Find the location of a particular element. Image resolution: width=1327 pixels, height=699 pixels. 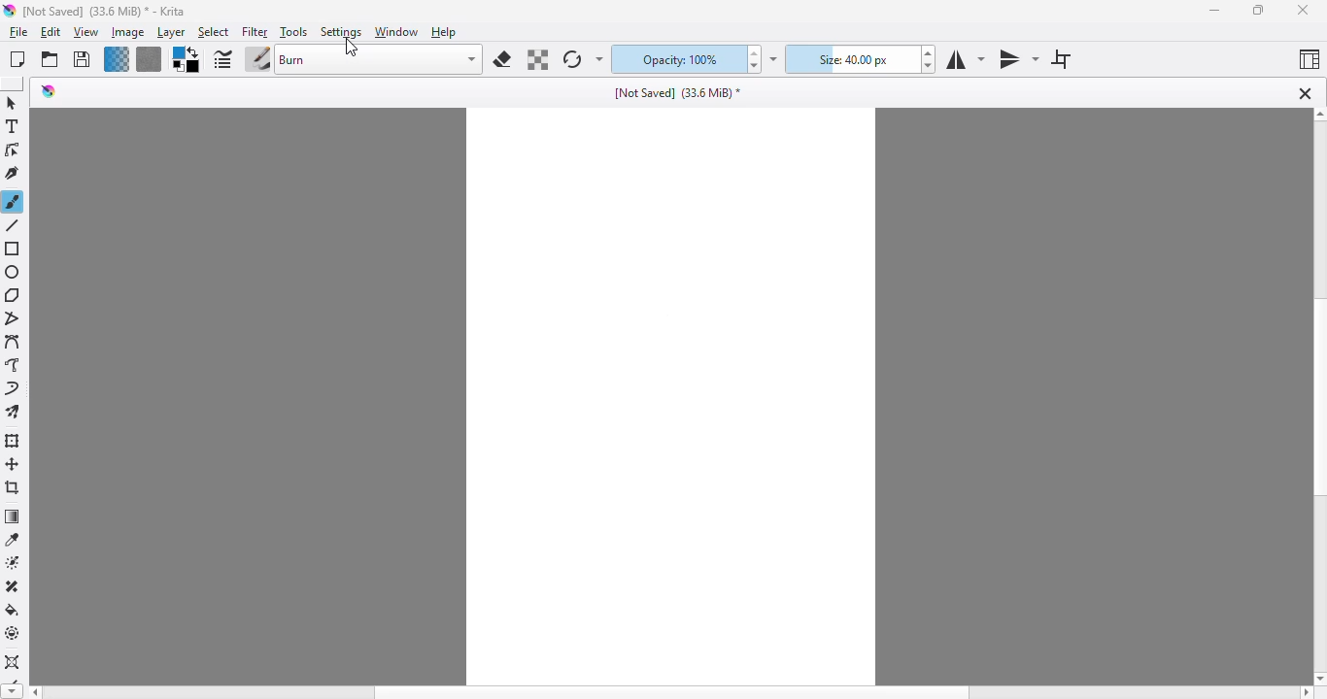

minimize is located at coordinates (1214, 10).